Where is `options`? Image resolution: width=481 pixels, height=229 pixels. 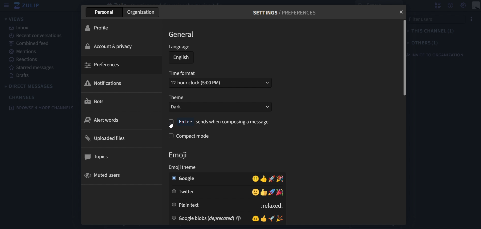 options is located at coordinates (474, 19).